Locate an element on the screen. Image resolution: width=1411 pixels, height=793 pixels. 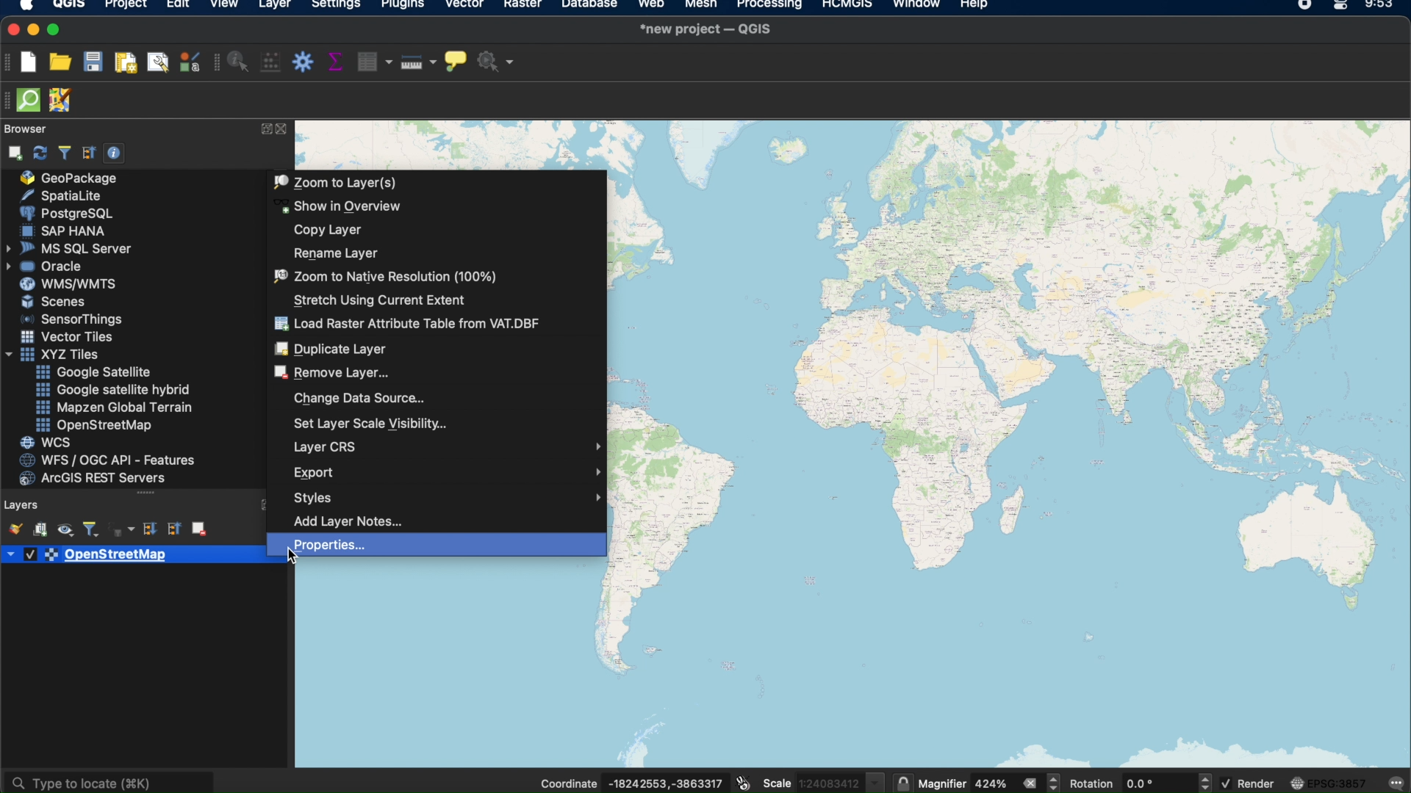
remove layer group is located at coordinates (201, 529).